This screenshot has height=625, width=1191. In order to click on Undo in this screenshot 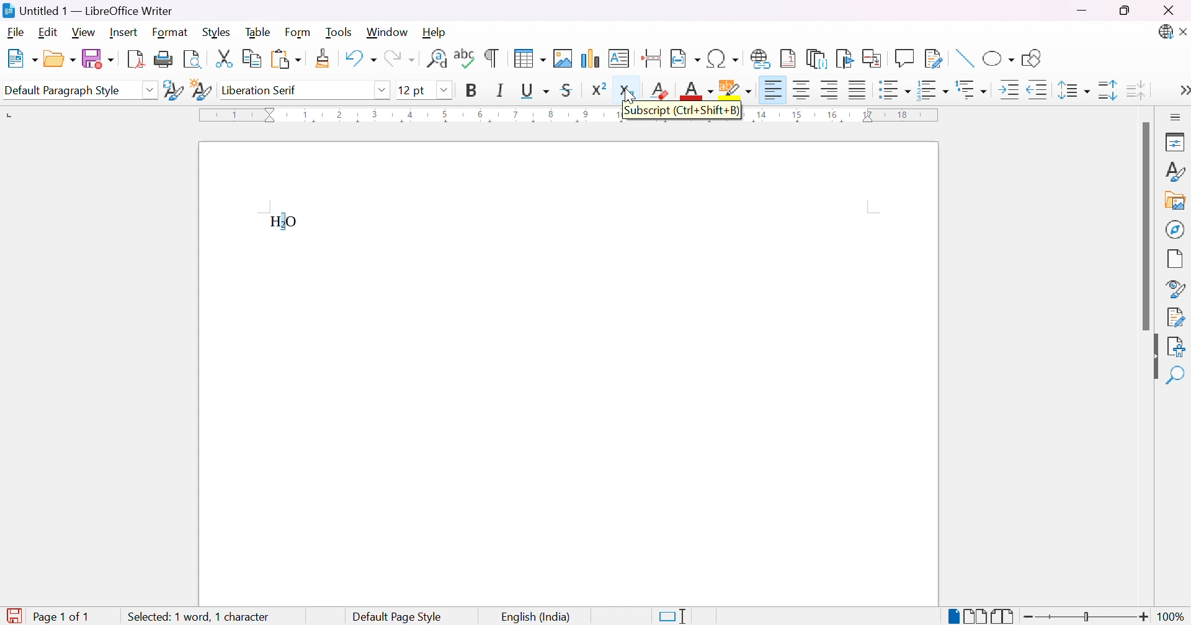, I will do `click(359, 61)`.